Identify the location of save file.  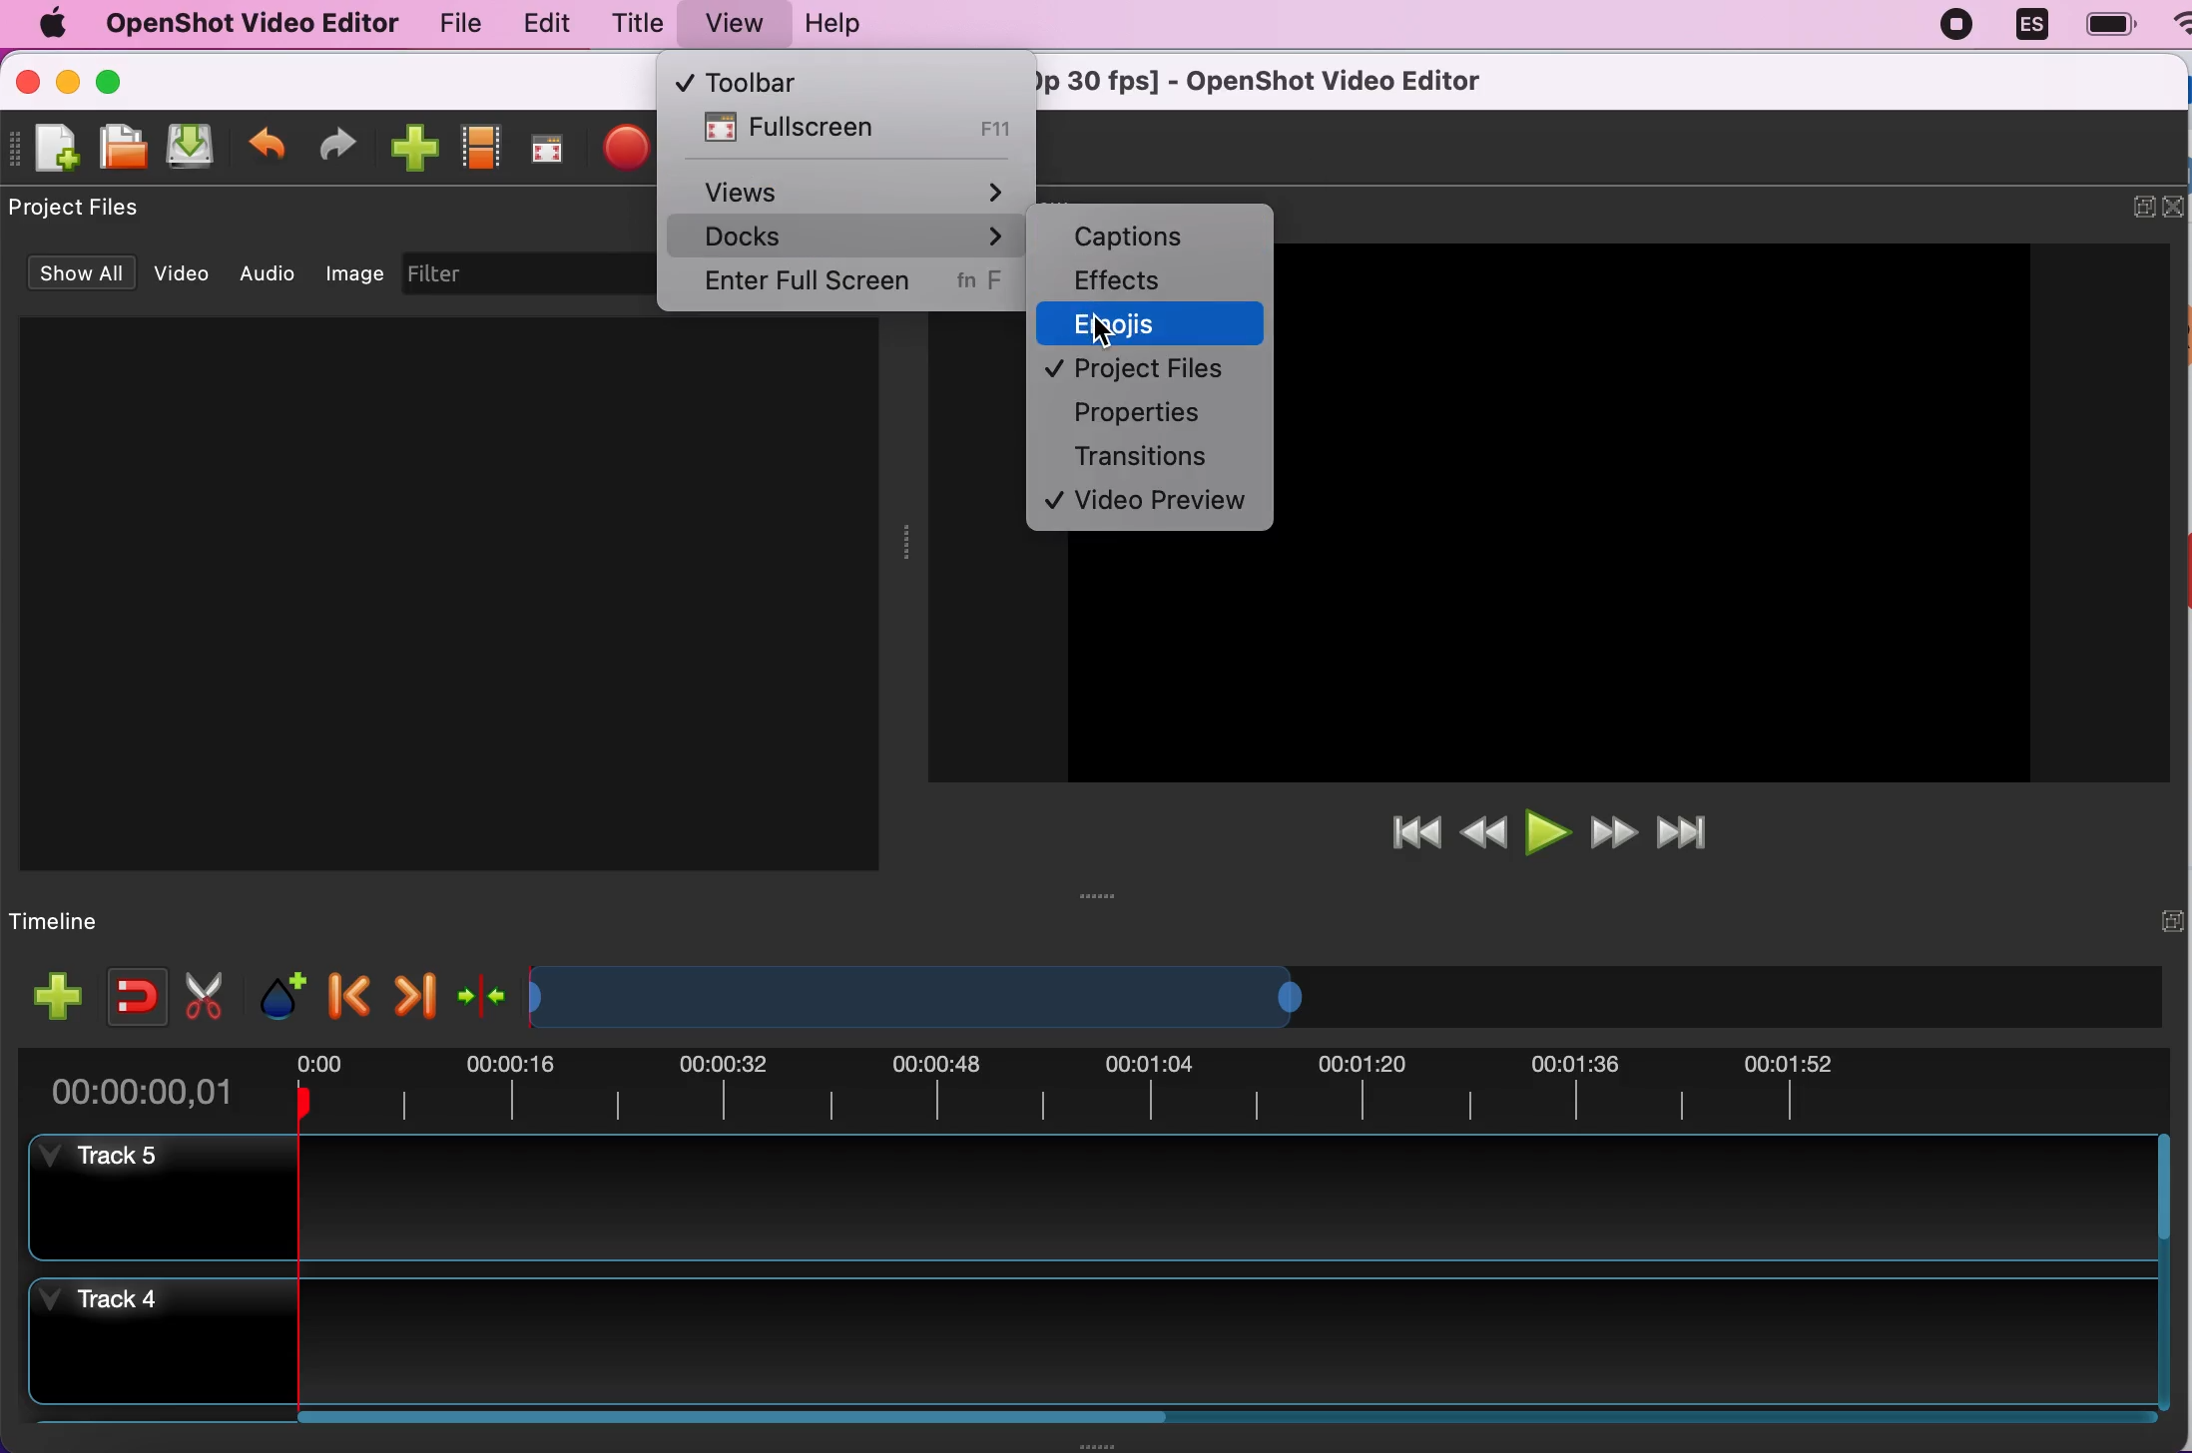
(192, 148).